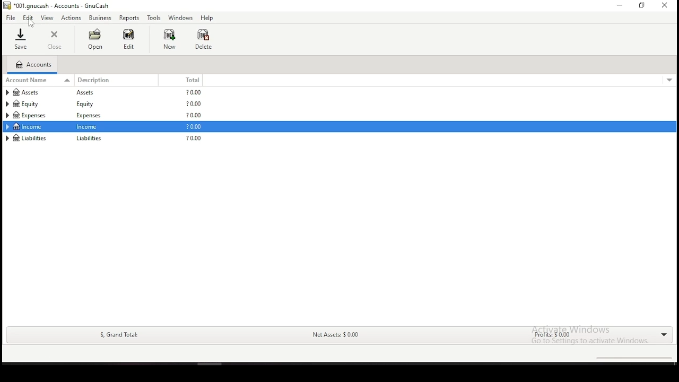 The height and width of the screenshot is (382, 679). I want to click on edit, so click(128, 39).